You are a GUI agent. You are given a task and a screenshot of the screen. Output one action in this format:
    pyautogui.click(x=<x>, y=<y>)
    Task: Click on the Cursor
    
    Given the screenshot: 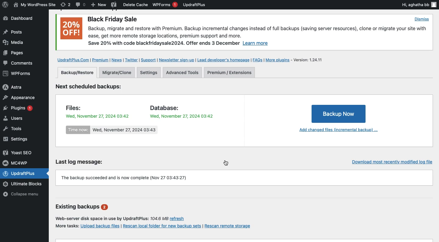 What is the action you would take?
    pyautogui.click(x=226, y=162)
    